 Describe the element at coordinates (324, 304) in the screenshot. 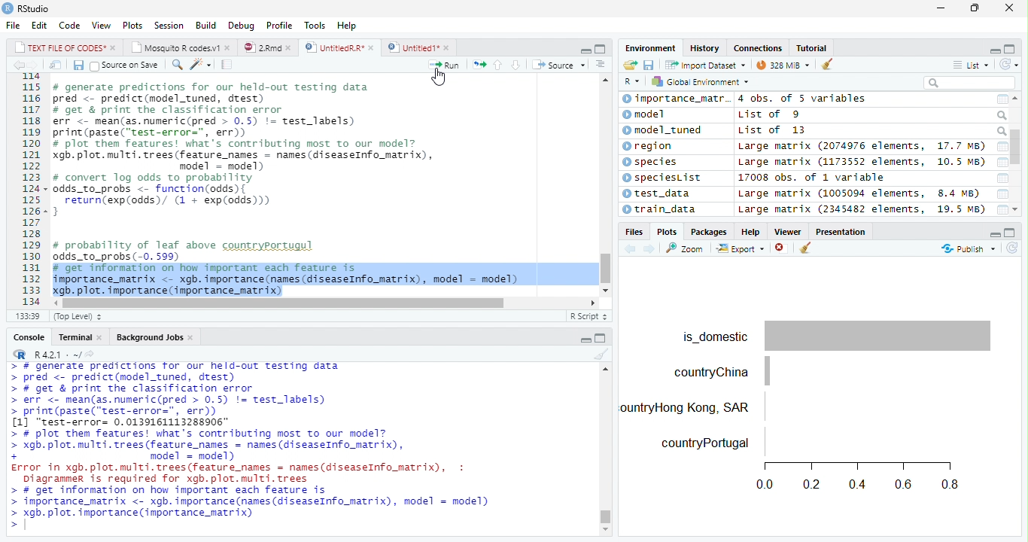

I see `Scroll` at that location.